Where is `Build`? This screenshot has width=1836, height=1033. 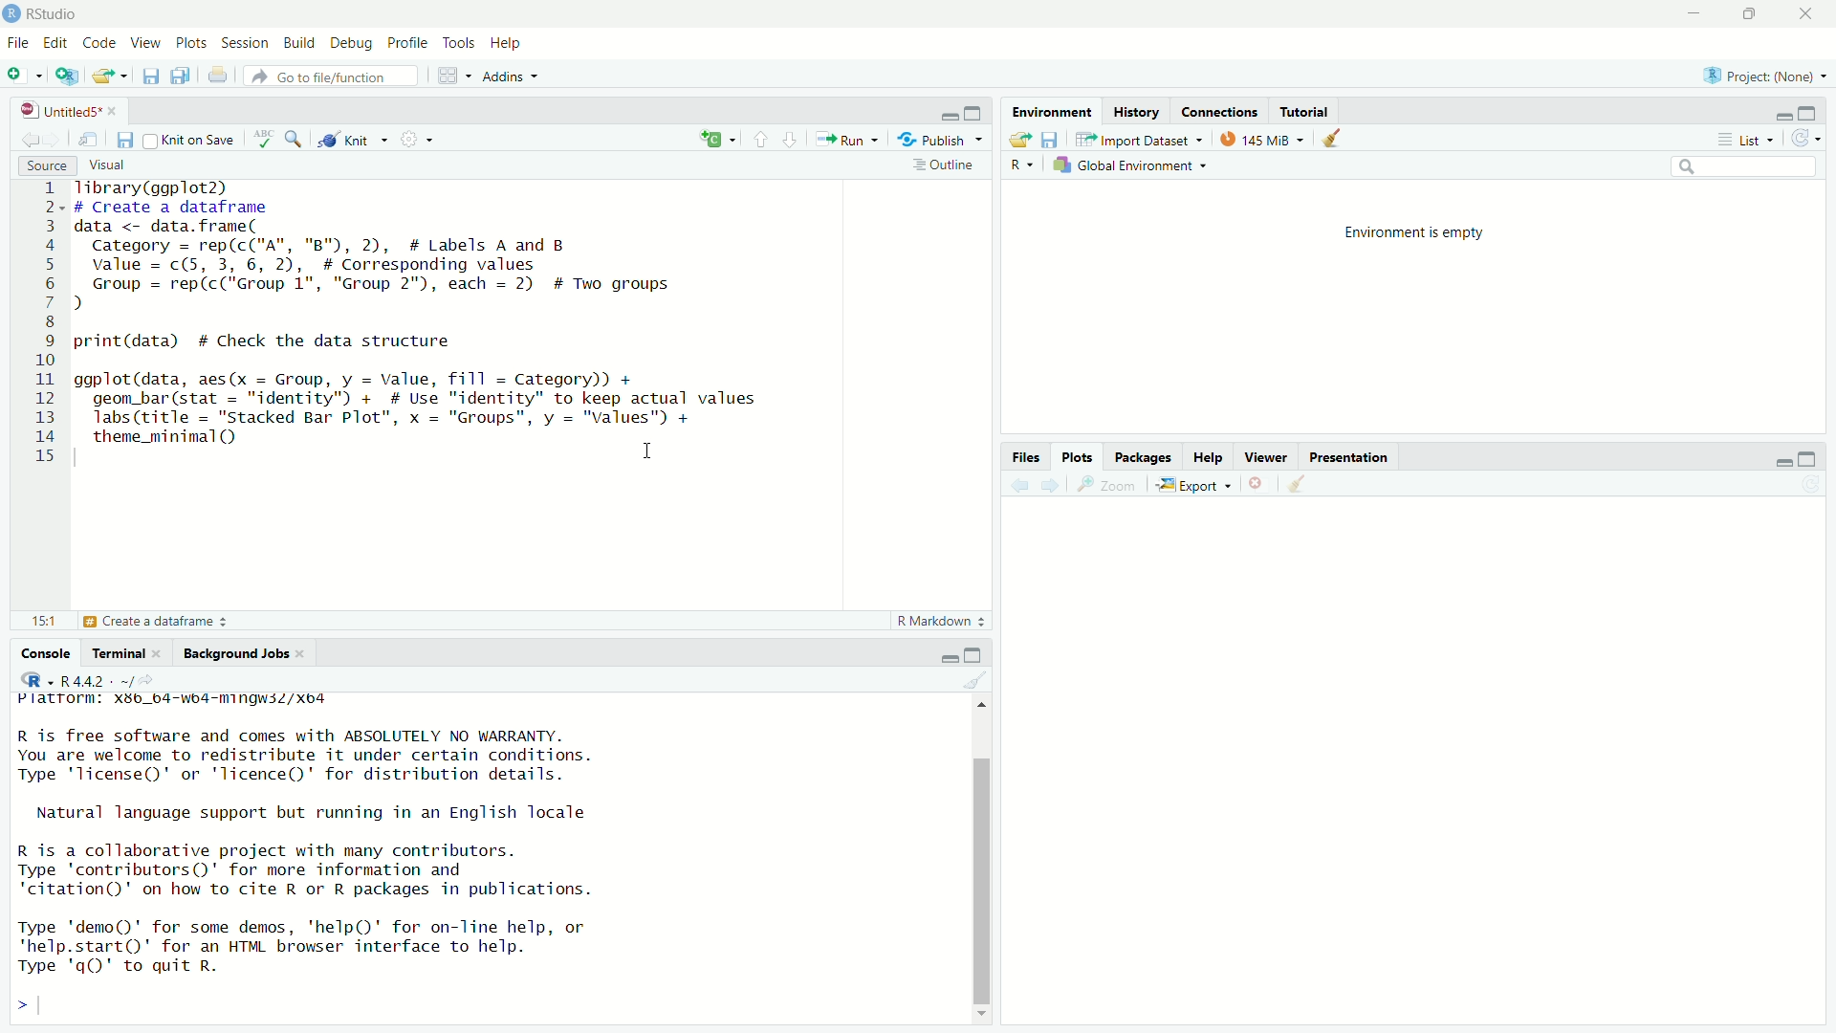 Build is located at coordinates (299, 41).